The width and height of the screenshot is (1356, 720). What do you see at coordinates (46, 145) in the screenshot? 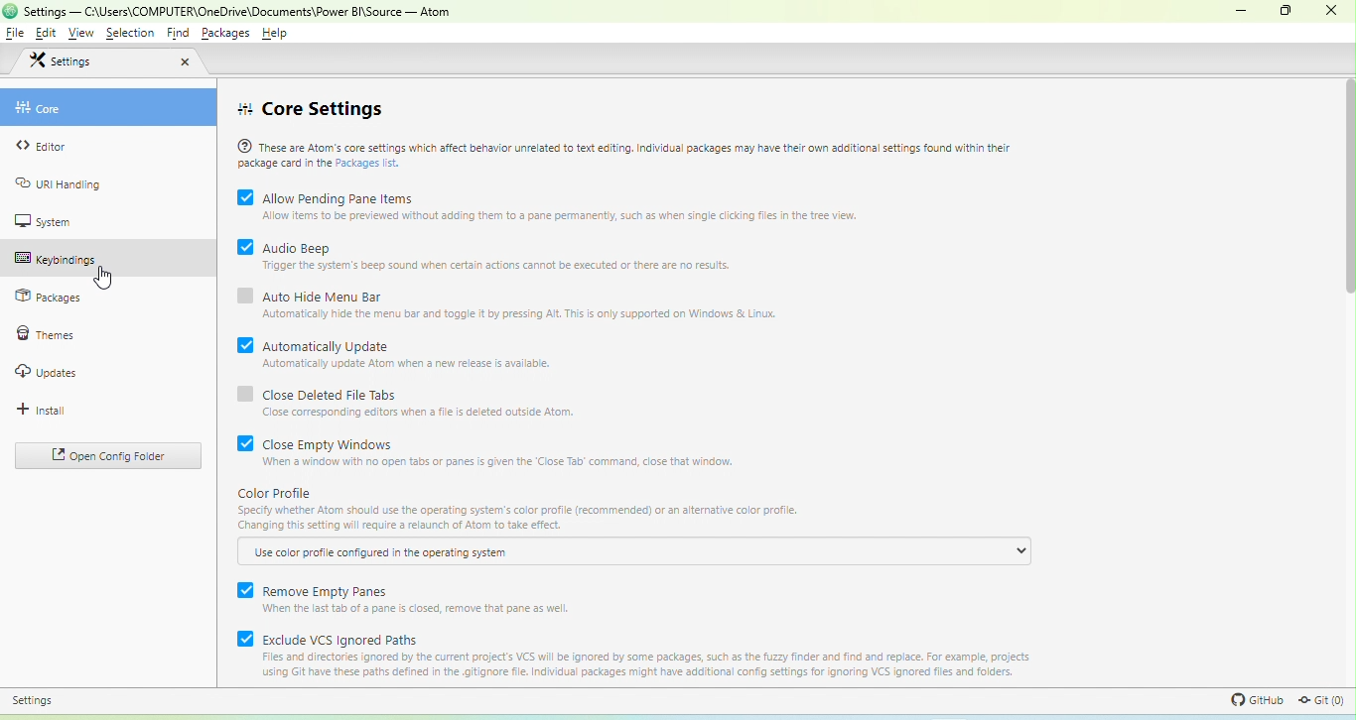
I see `editor` at bounding box center [46, 145].